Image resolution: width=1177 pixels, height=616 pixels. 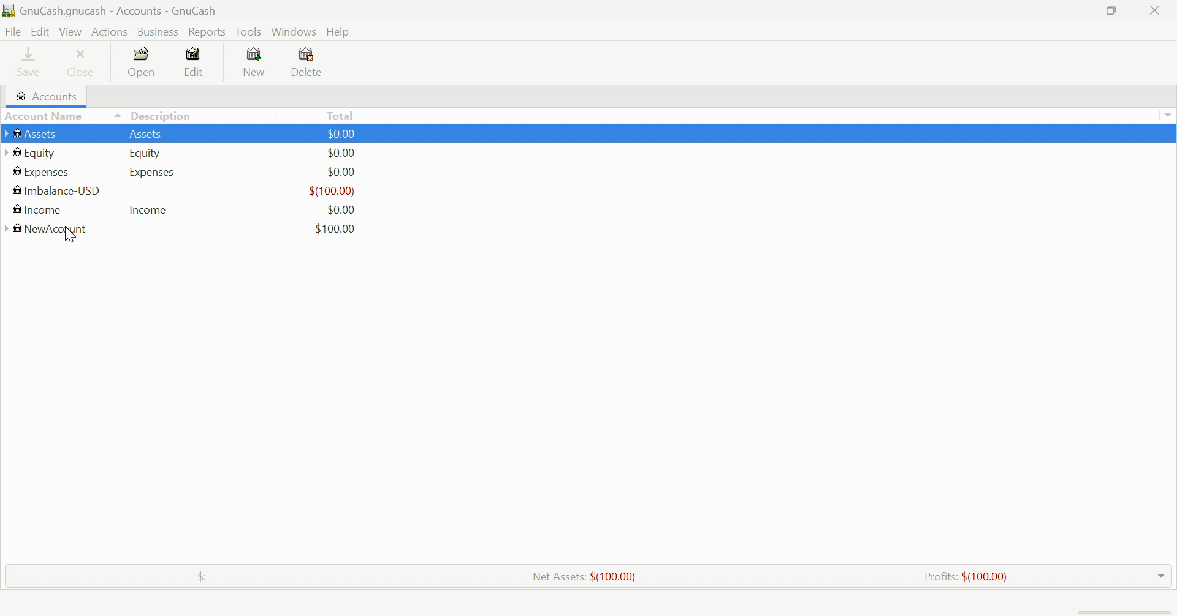 What do you see at coordinates (249, 32) in the screenshot?
I see `Tools` at bounding box center [249, 32].